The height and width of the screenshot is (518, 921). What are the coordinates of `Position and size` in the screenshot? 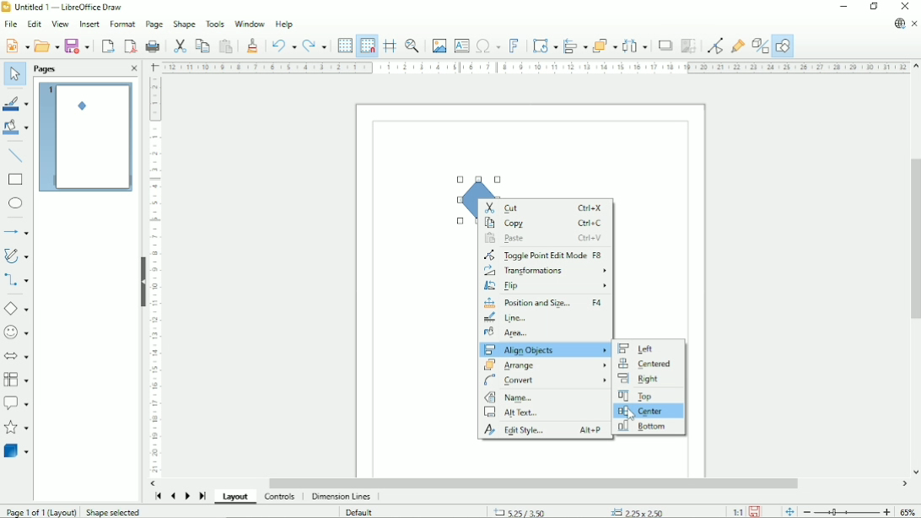 It's located at (546, 303).